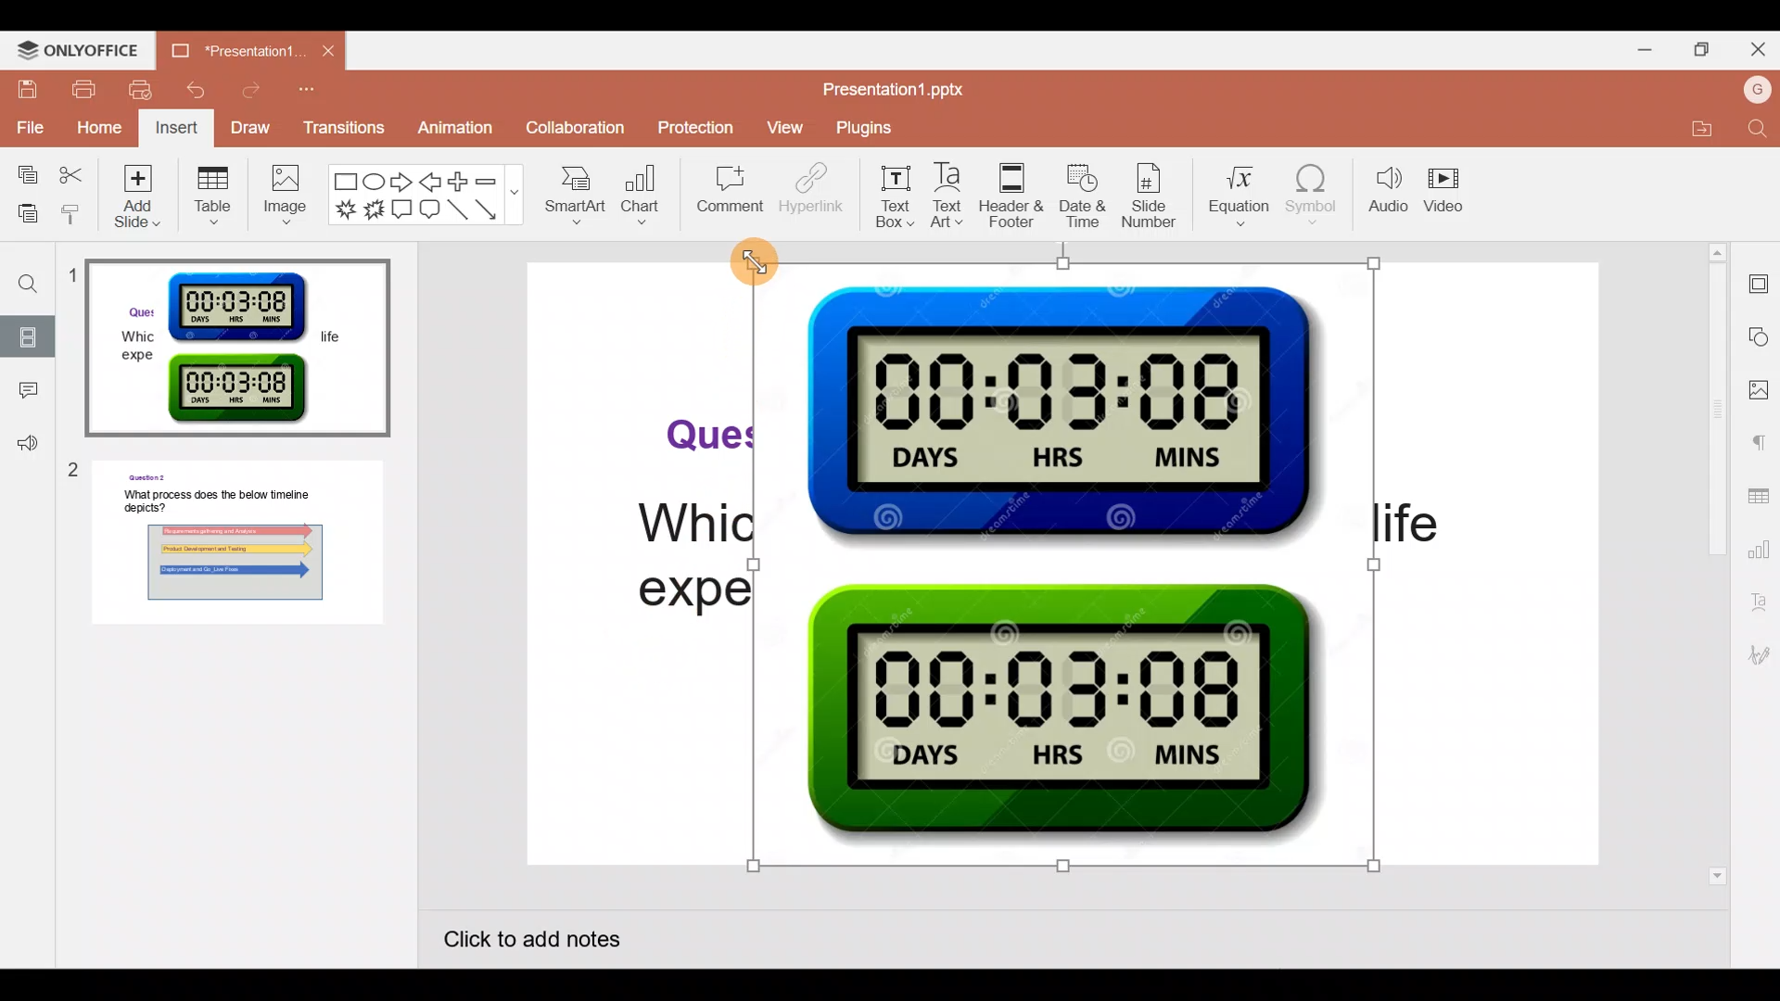  What do you see at coordinates (784, 130) in the screenshot?
I see `View` at bounding box center [784, 130].